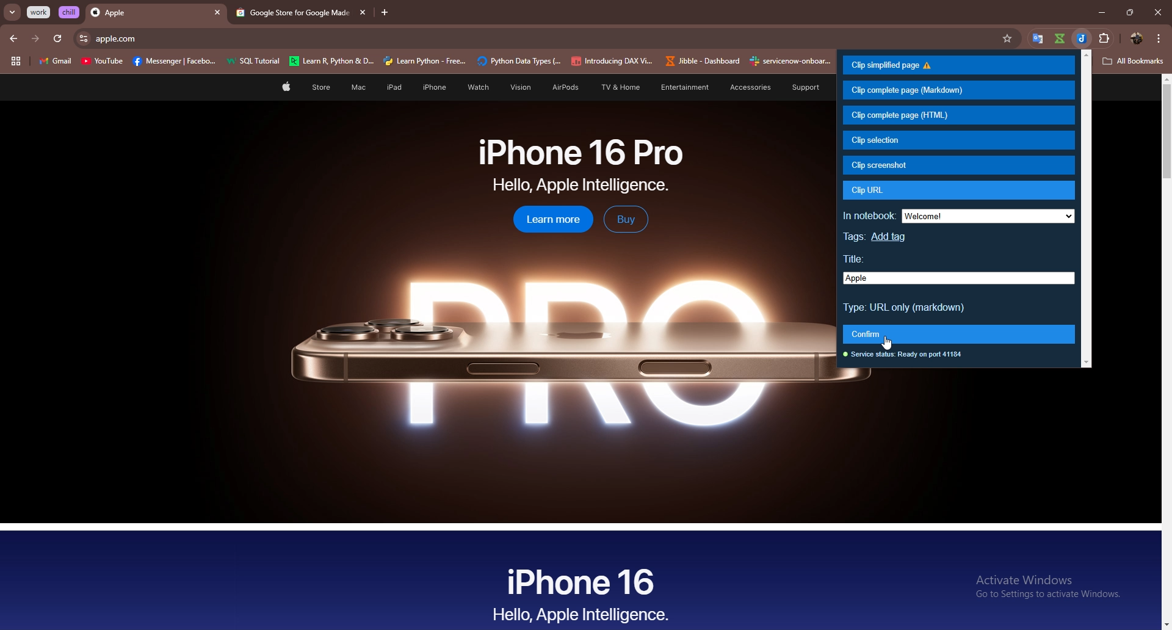 The height and width of the screenshot is (630, 1172). Describe the element at coordinates (1043, 588) in the screenshot. I see `Activate Windows
Go to Settings to activate Windows.` at that location.